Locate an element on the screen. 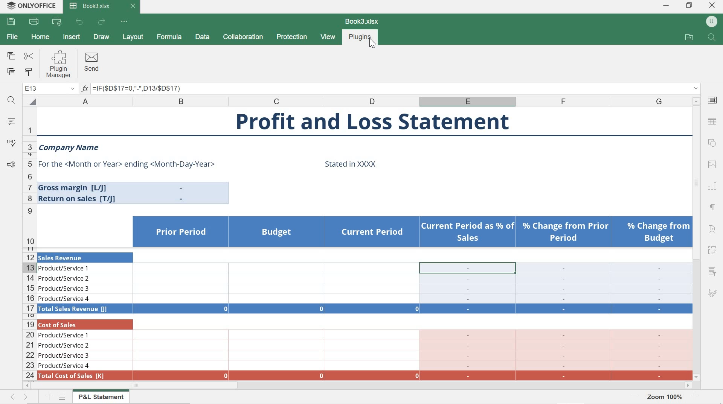 This screenshot has width=723, height=404. cursor is located at coordinates (373, 45).